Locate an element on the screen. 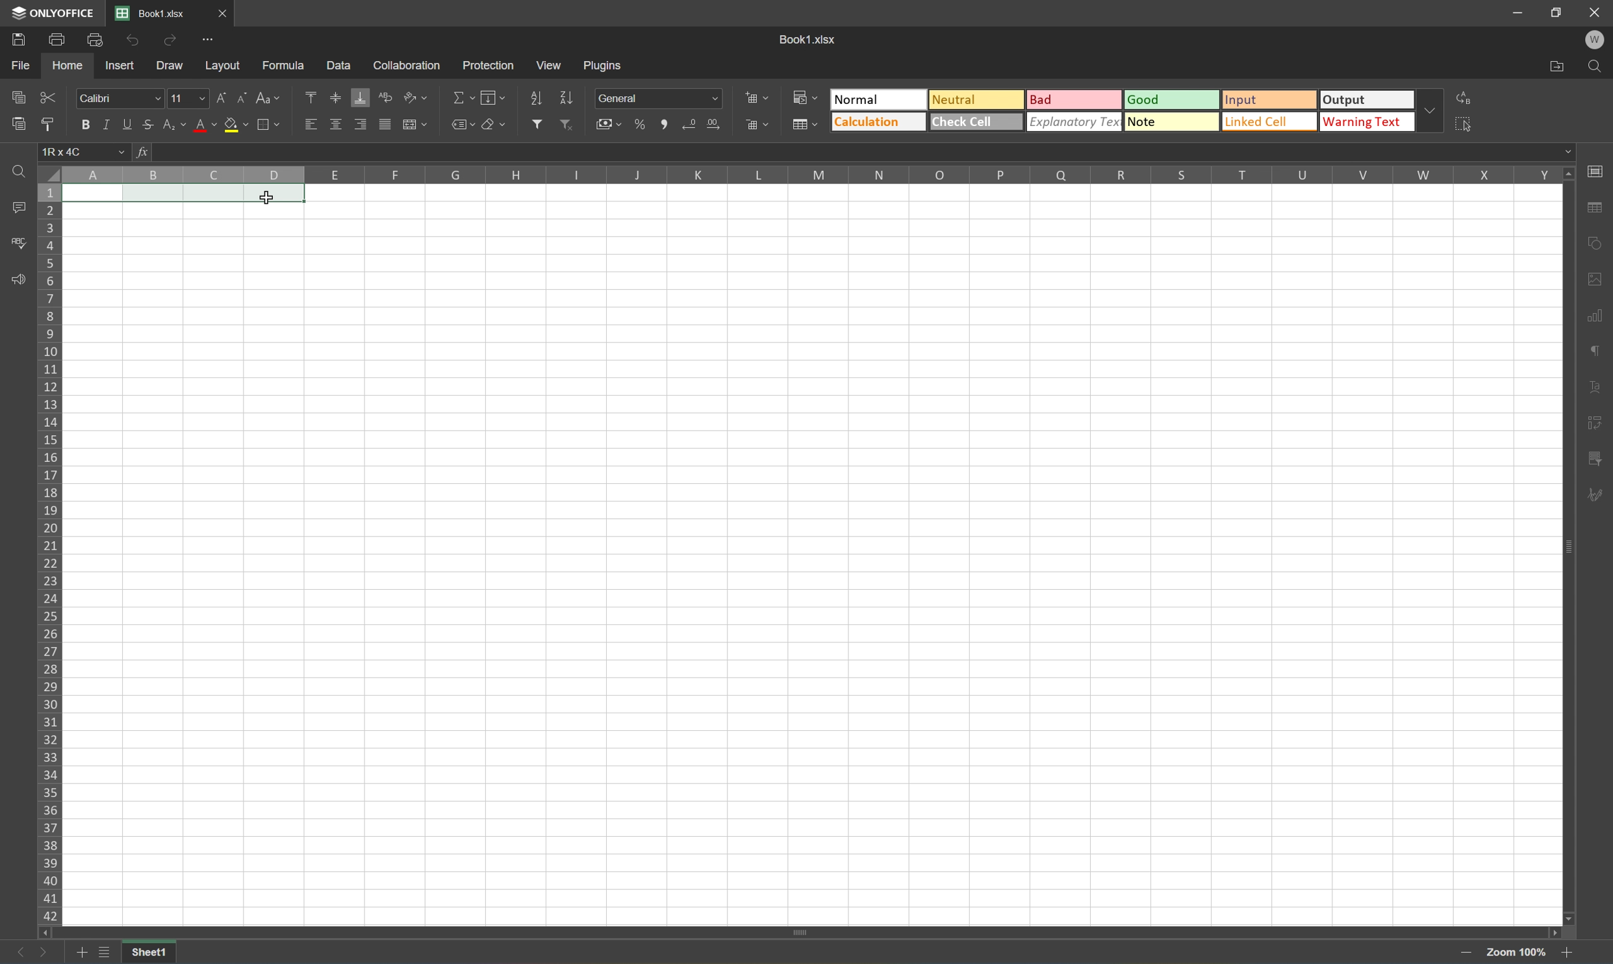 Image resolution: width=1613 pixels, height=964 pixels. Formula is located at coordinates (288, 64).